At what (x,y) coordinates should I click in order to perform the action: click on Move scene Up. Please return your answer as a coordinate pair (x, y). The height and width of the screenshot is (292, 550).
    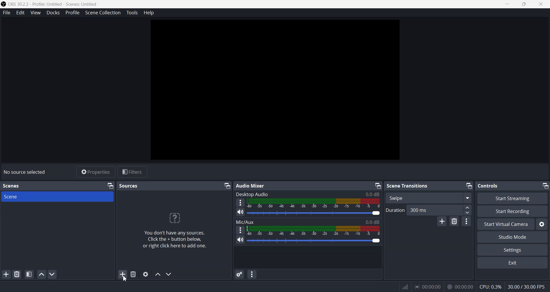
    Looking at the image, I should click on (42, 275).